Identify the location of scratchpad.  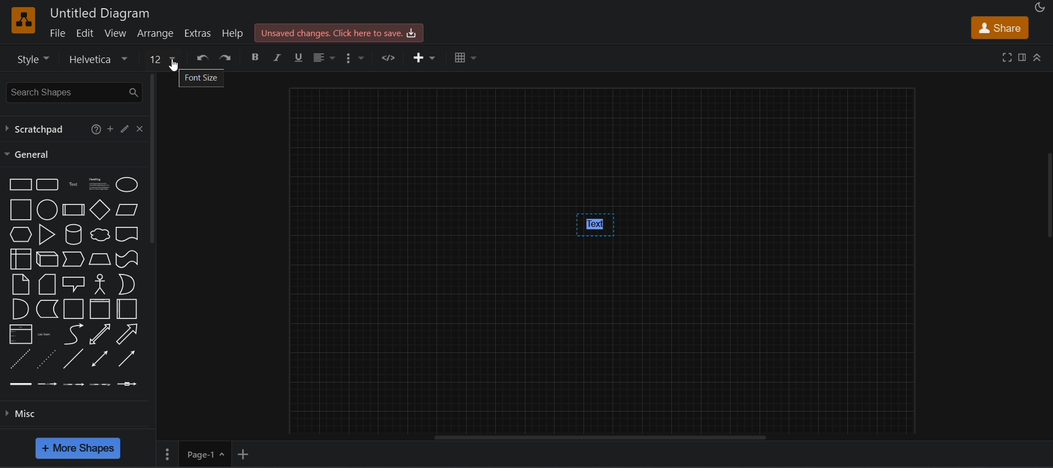
(36, 129).